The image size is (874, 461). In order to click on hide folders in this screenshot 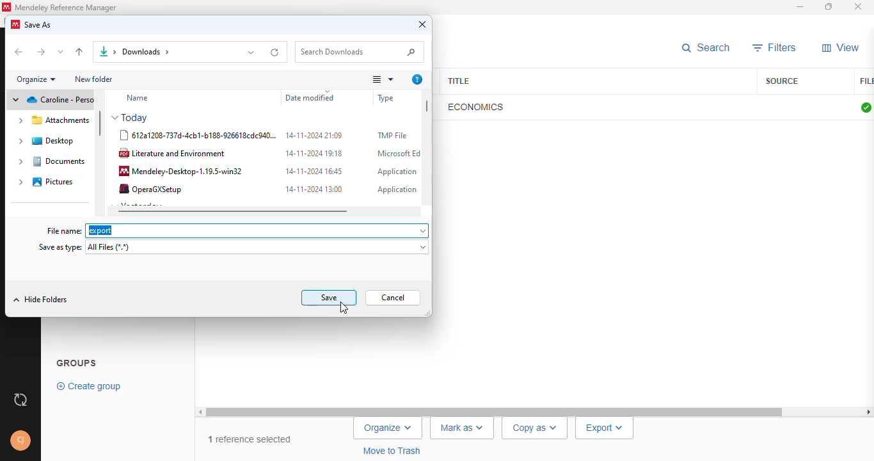, I will do `click(40, 299)`.